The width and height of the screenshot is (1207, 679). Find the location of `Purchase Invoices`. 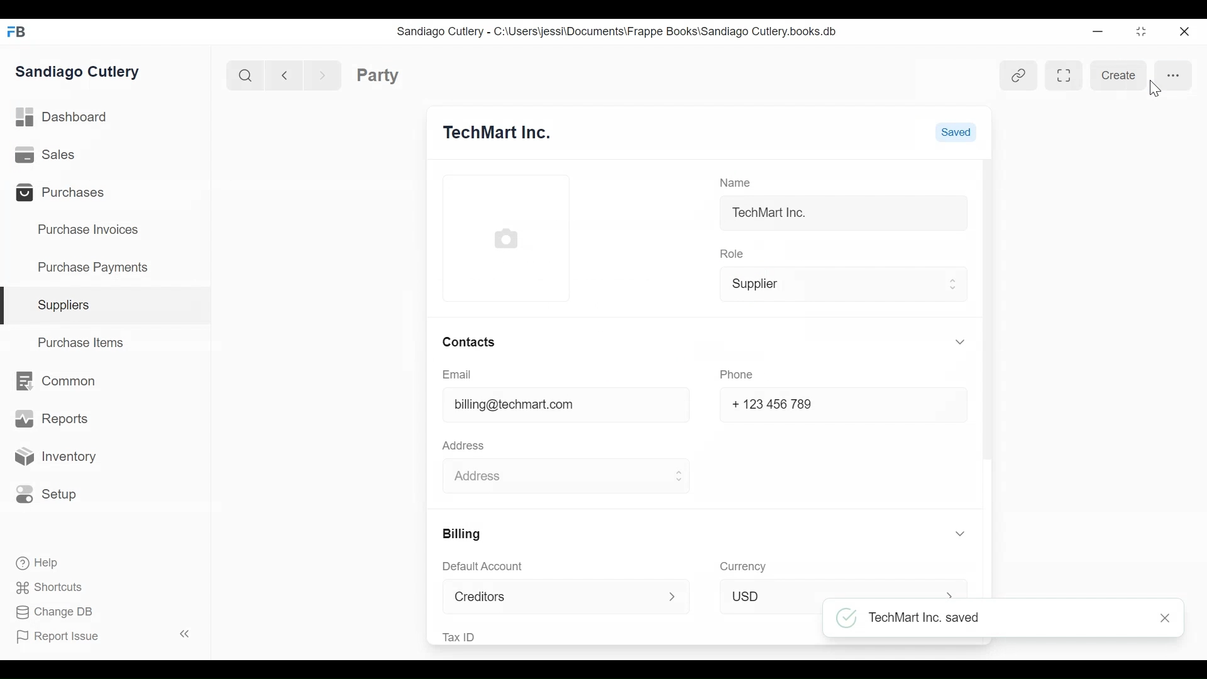

Purchase Invoices is located at coordinates (91, 231).